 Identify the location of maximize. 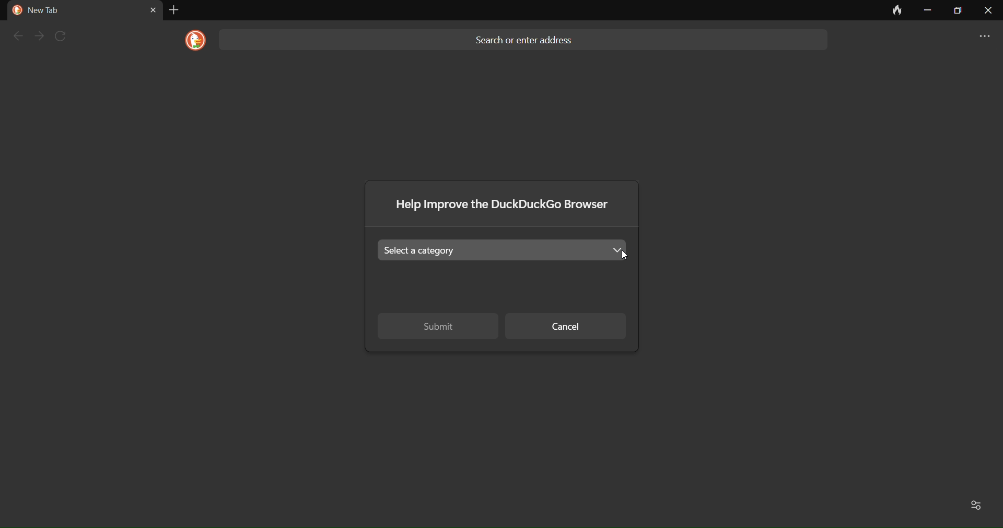
(956, 10).